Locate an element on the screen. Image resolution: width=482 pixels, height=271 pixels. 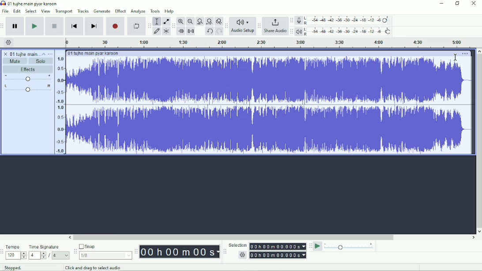
Share Audio is located at coordinates (275, 26).